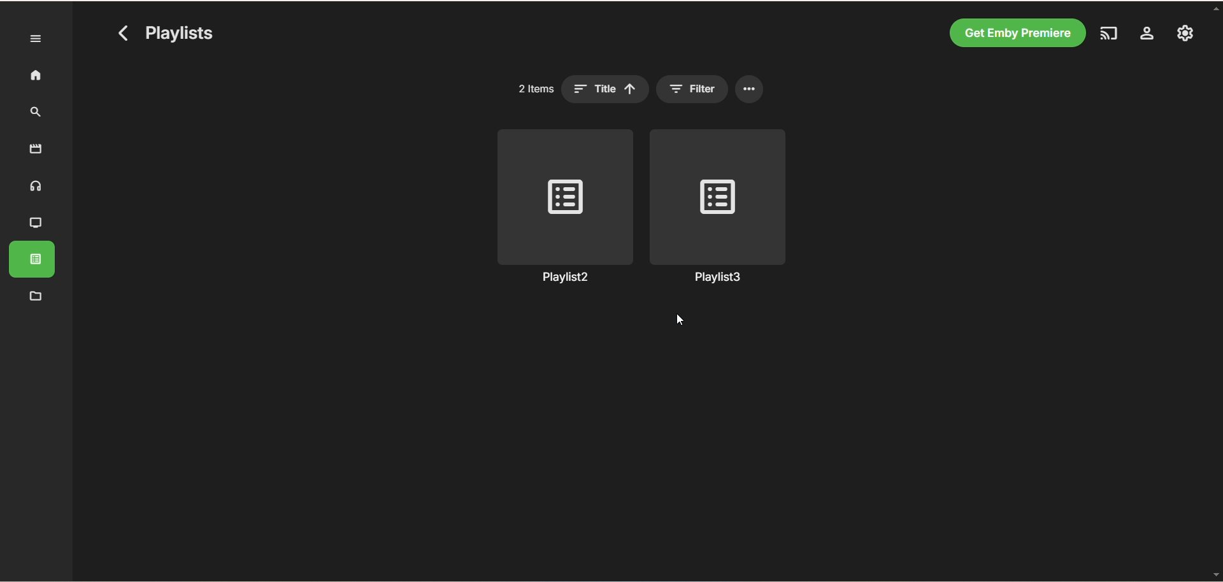 The image size is (1223, 582). Describe the element at coordinates (536, 89) in the screenshot. I see `total items` at that location.